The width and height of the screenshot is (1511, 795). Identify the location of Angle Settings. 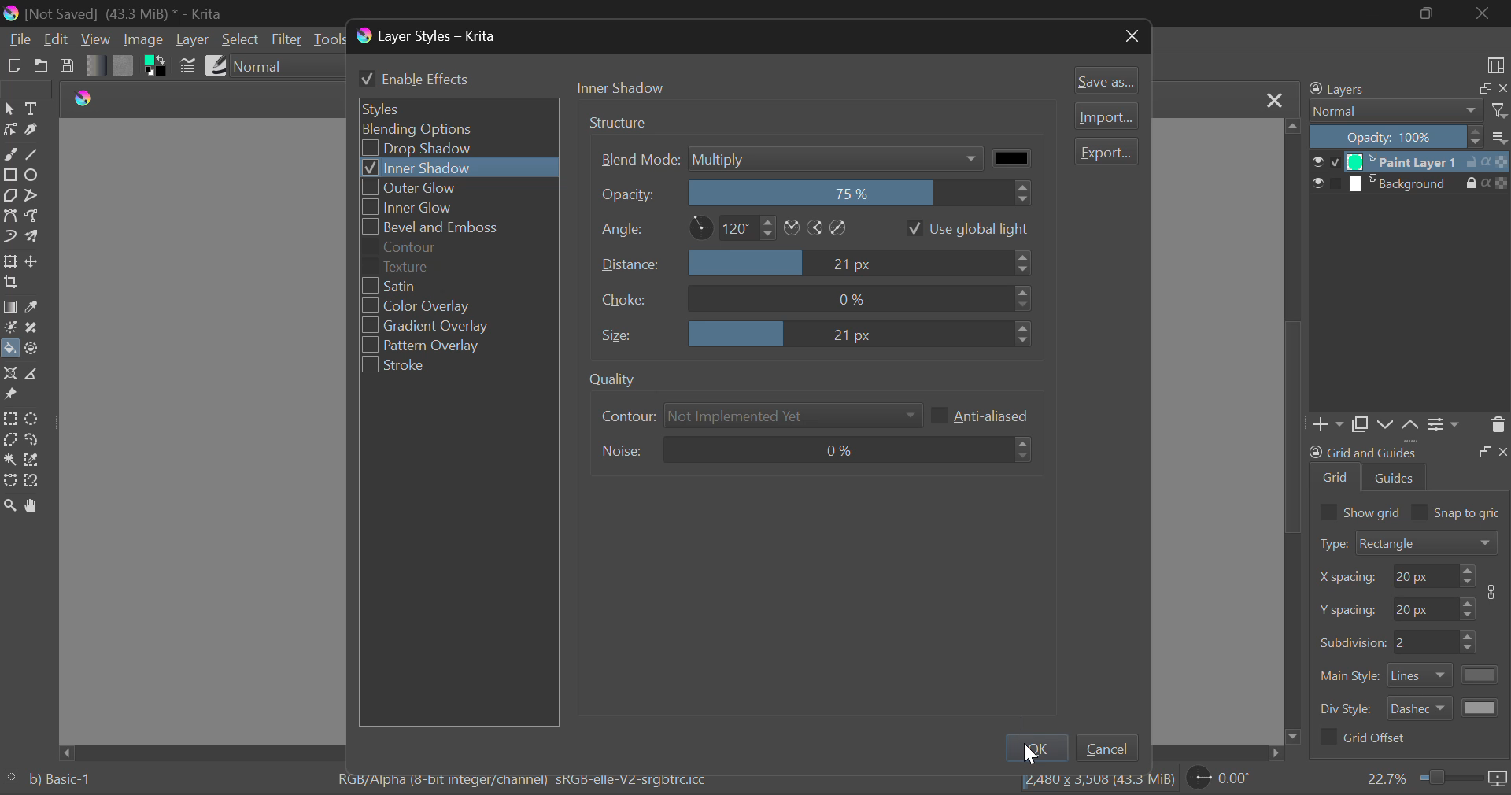
(748, 227).